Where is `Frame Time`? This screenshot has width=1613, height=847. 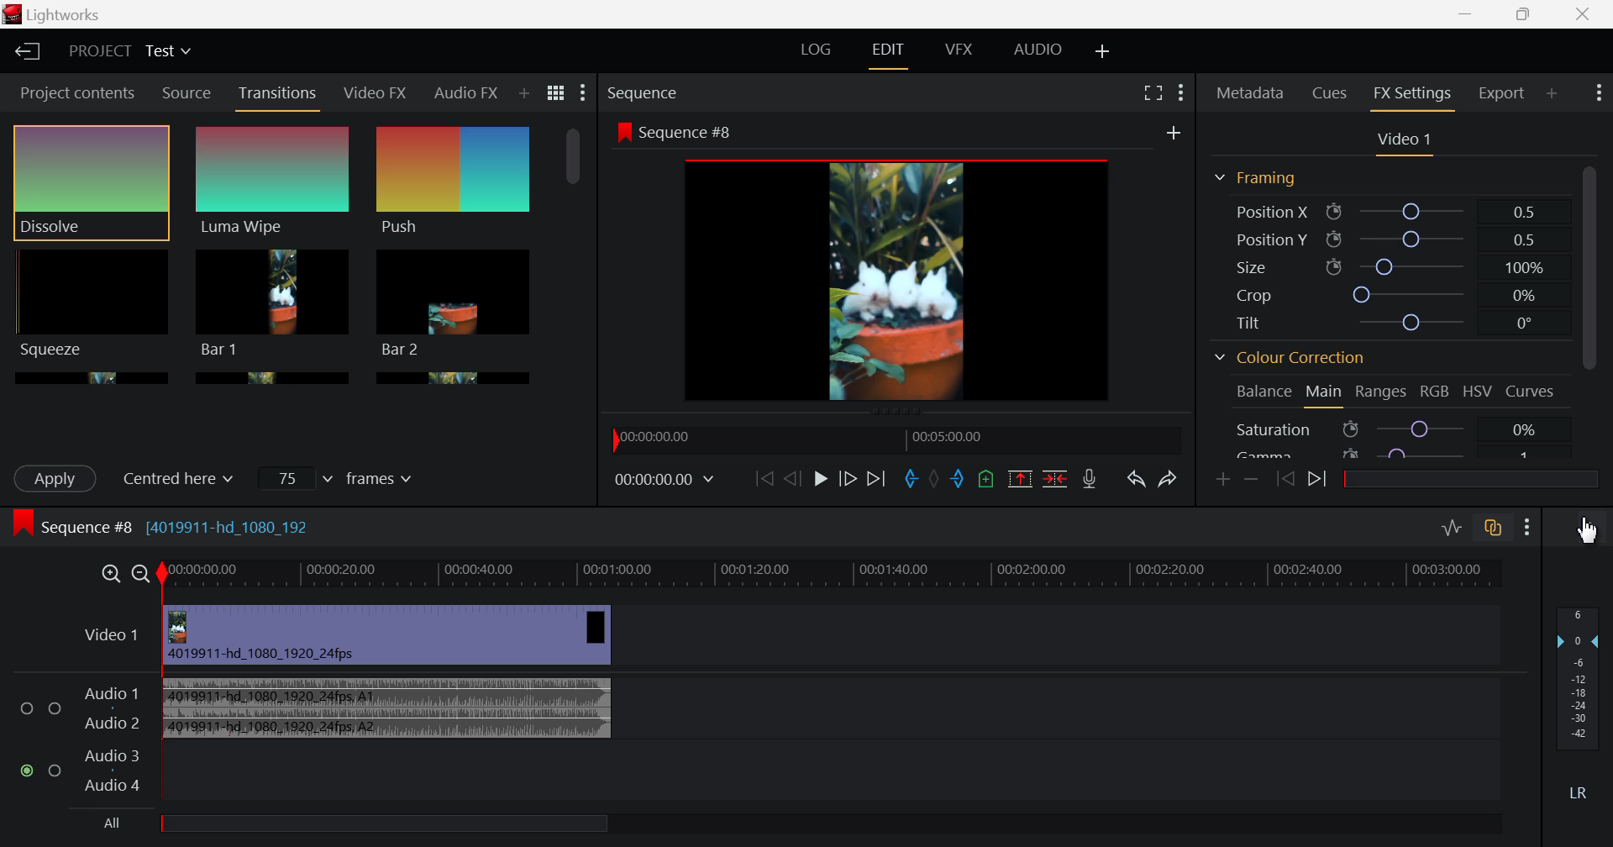
Frame Time is located at coordinates (664, 483).